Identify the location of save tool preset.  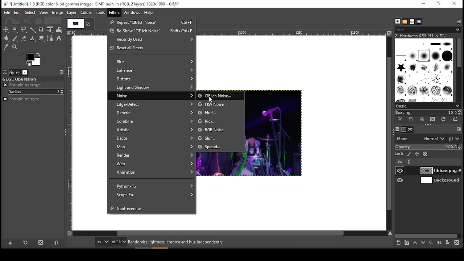
(9, 243).